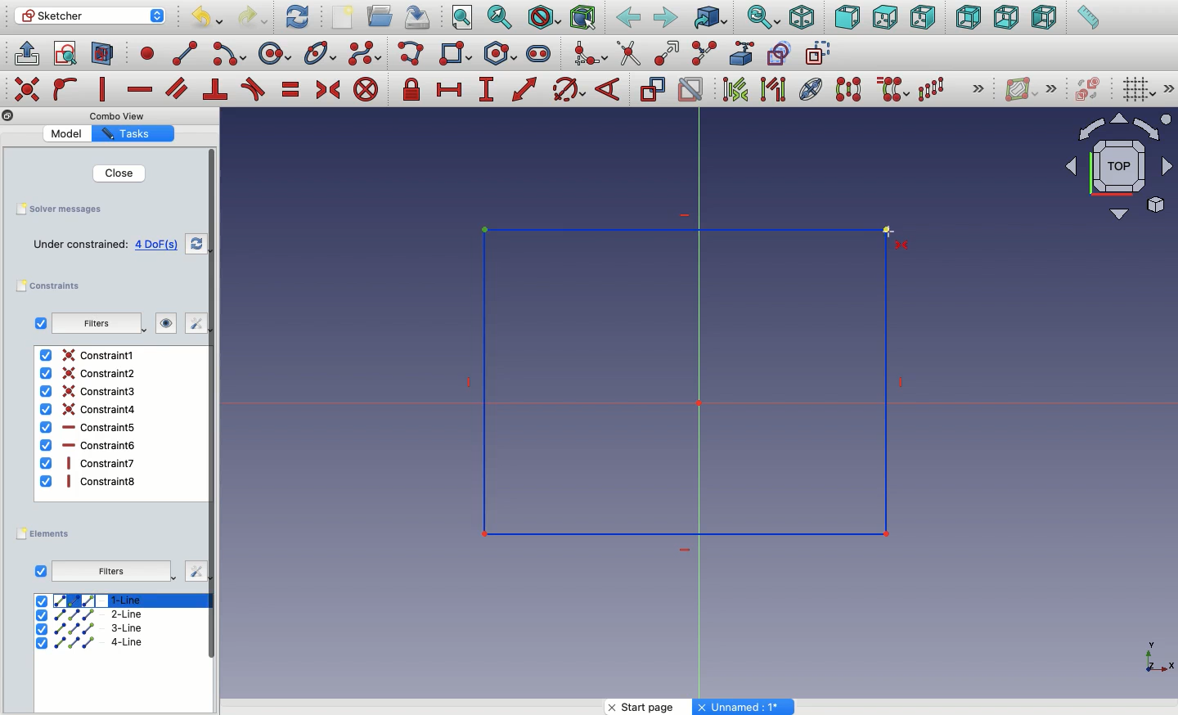  What do you see at coordinates (629, 53) in the screenshot?
I see `Trim edge` at bounding box center [629, 53].